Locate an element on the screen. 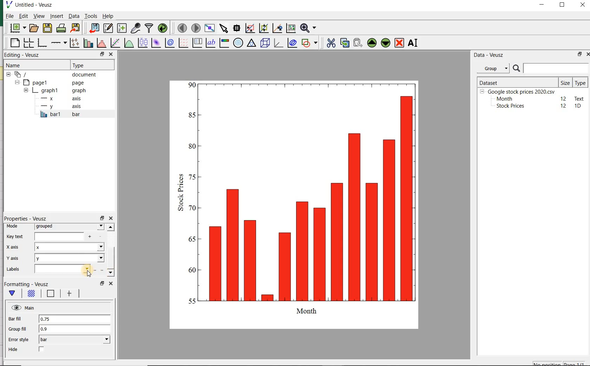  12 is located at coordinates (564, 106).